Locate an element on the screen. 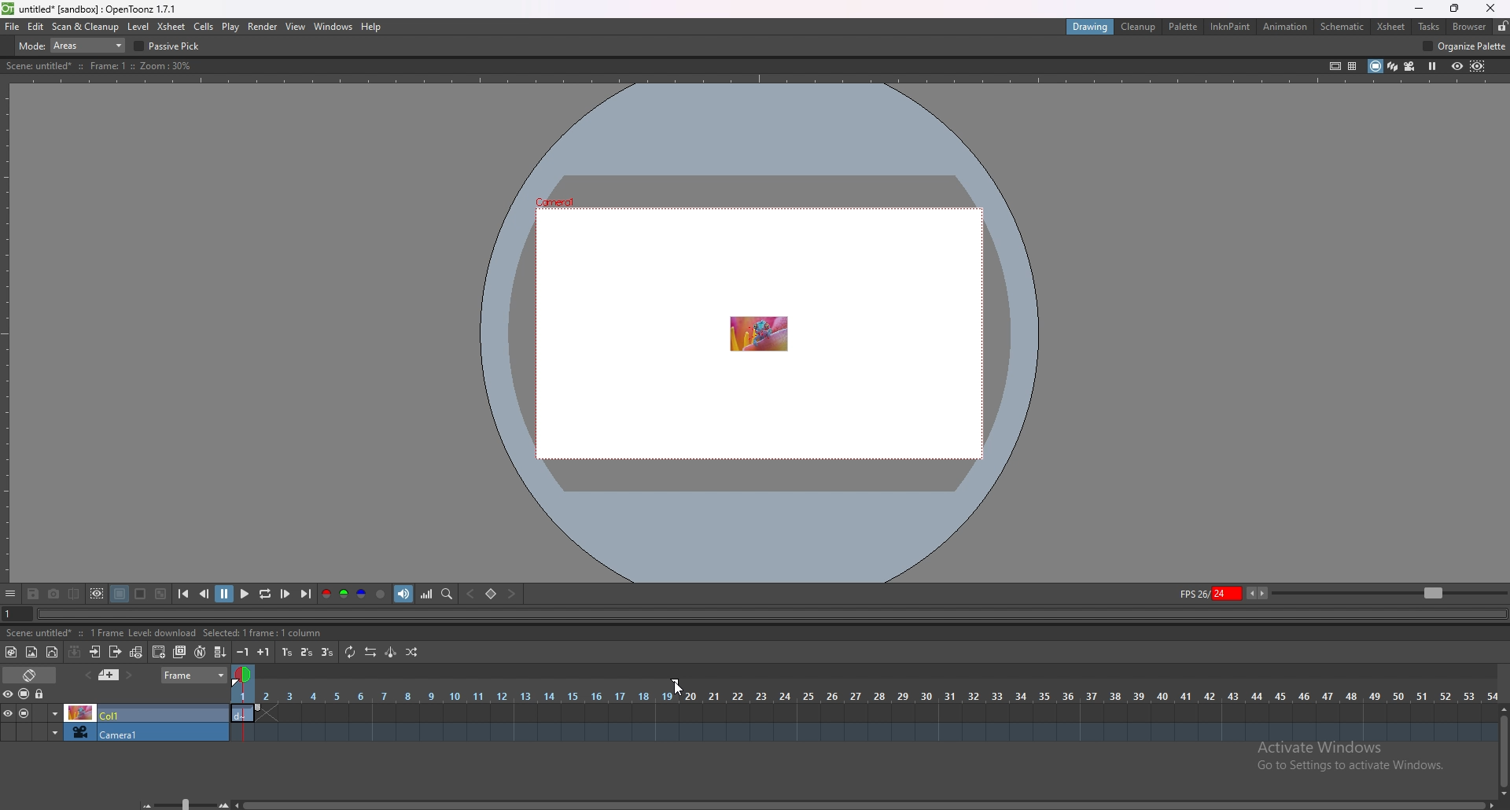 The width and height of the screenshot is (1510, 810). organize palette is located at coordinates (1465, 46).